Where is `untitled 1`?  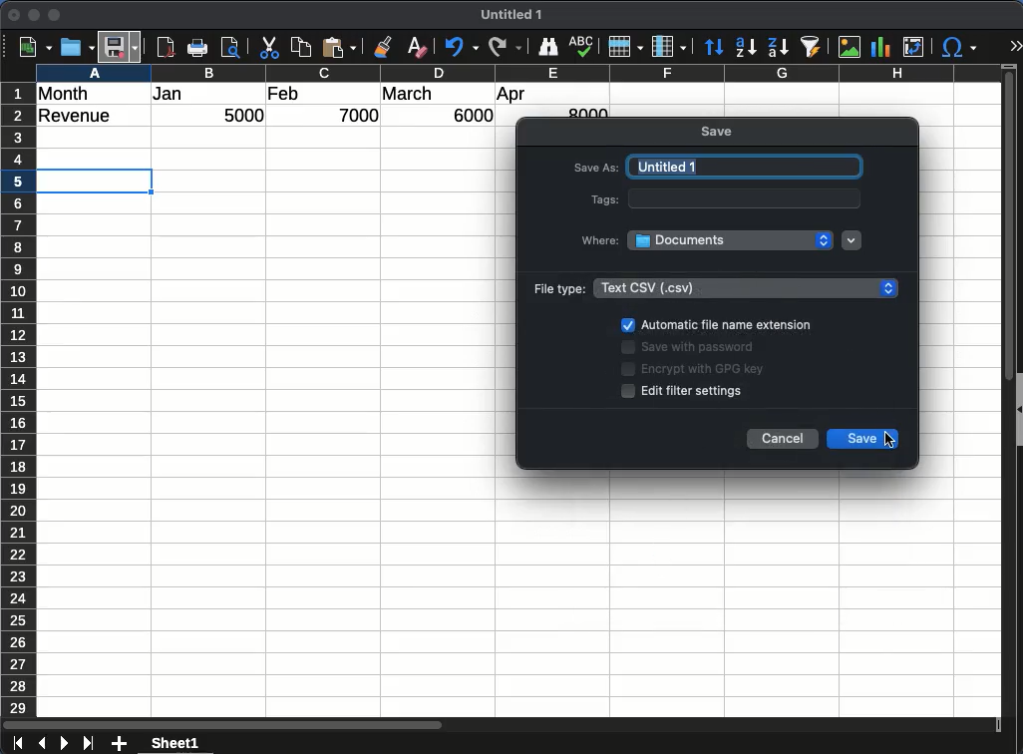 untitled 1 is located at coordinates (744, 167).